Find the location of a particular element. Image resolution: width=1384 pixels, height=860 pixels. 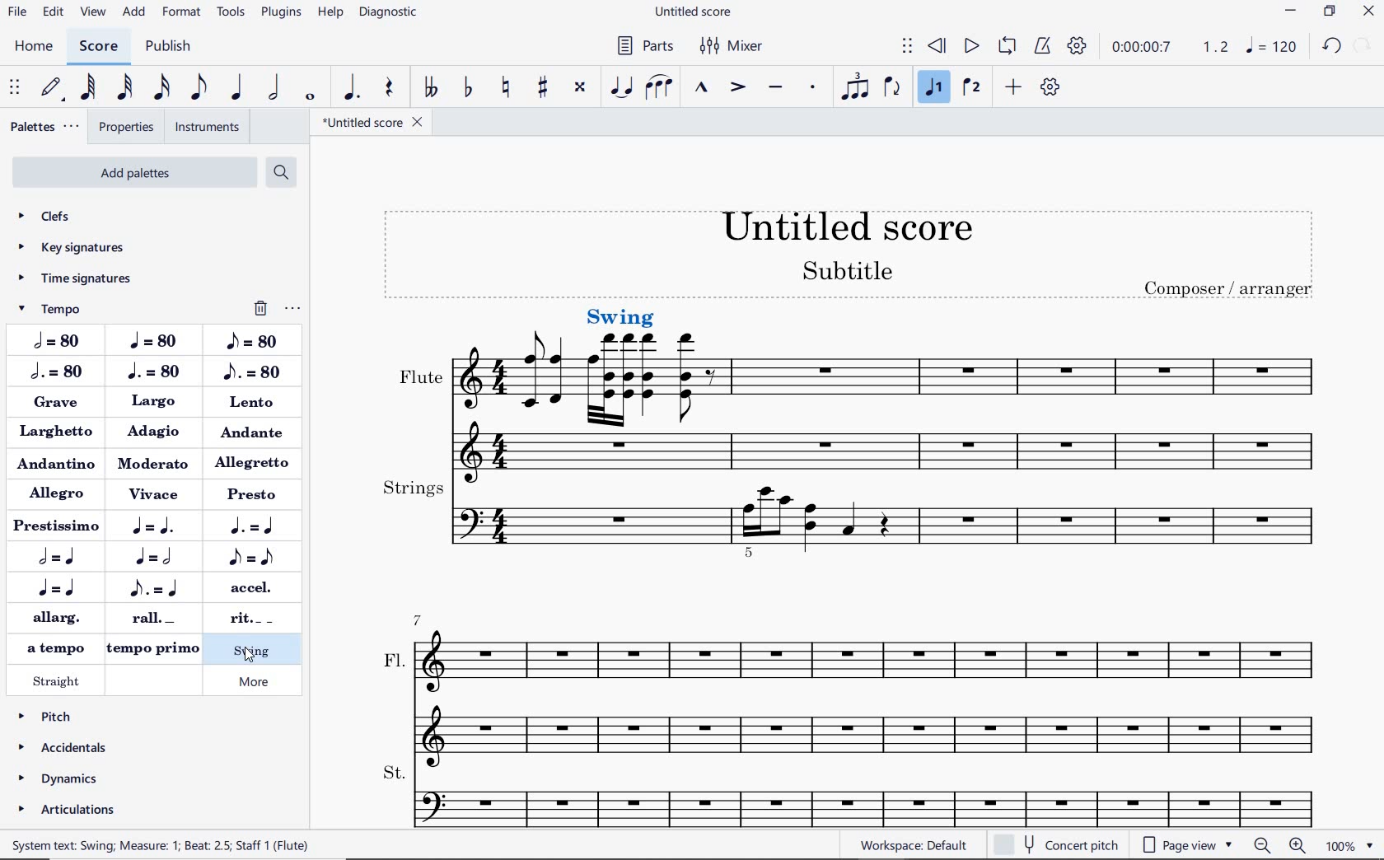

SWING RHYTHM ADDED is located at coordinates (621, 315).